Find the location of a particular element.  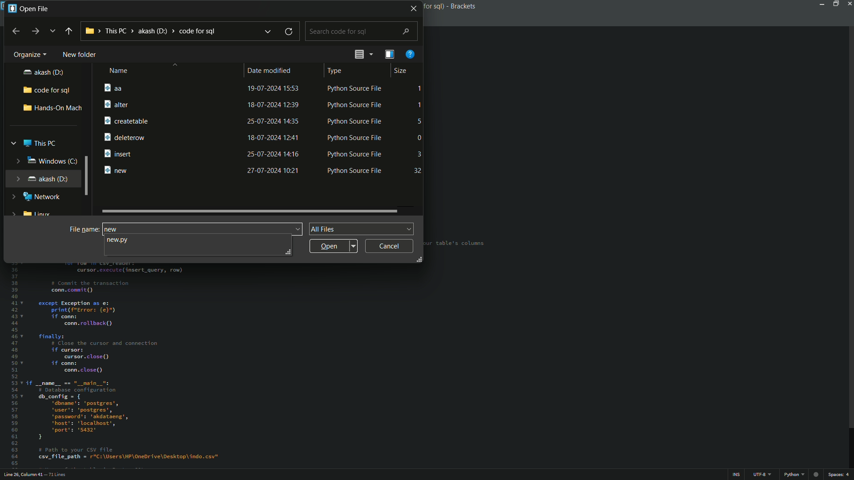

new is located at coordinates (117, 169).